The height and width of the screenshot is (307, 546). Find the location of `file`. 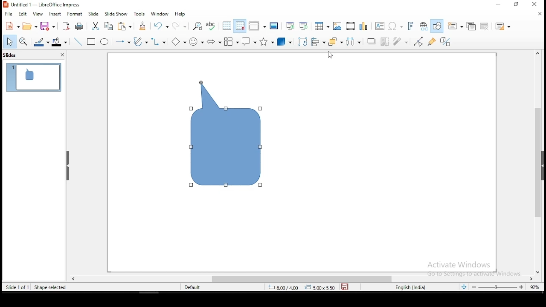

file is located at coordinates (8, 14).